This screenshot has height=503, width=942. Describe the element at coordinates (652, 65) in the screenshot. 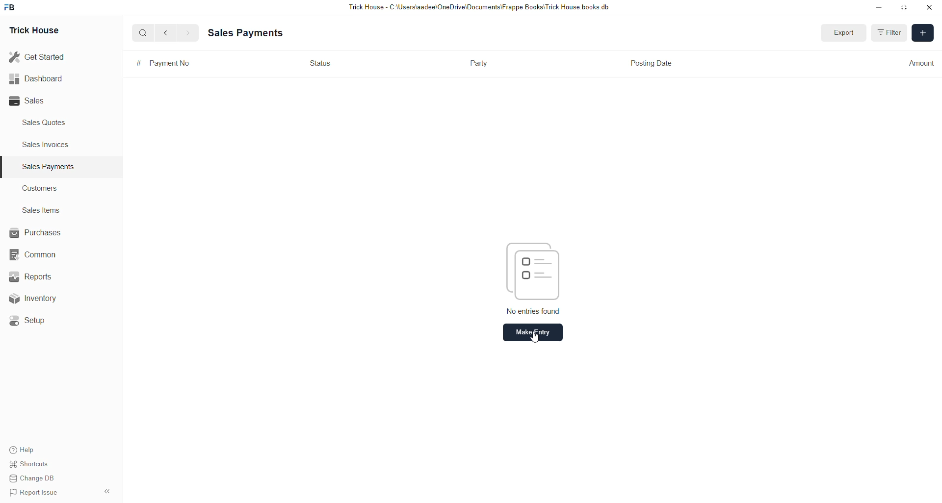

I see `Posting Date` at that location.